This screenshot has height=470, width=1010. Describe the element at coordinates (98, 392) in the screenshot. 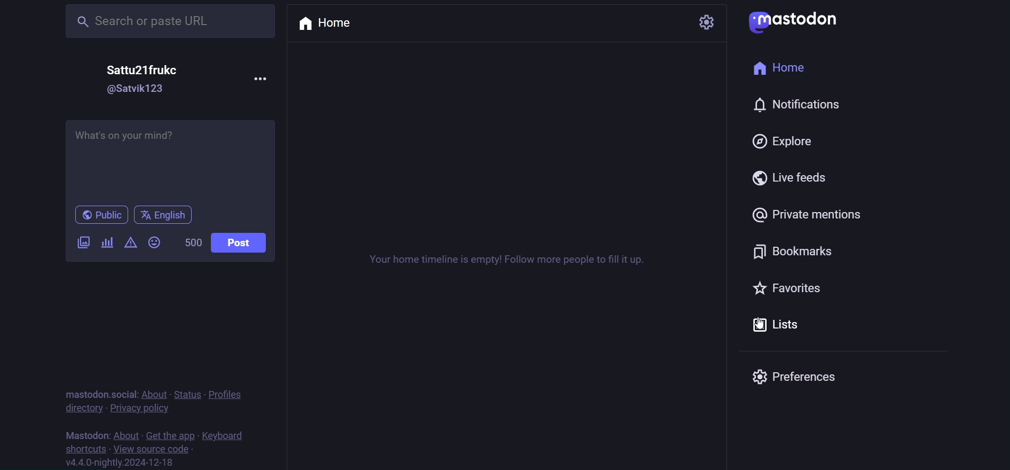

I see `mastodon social` at that location.